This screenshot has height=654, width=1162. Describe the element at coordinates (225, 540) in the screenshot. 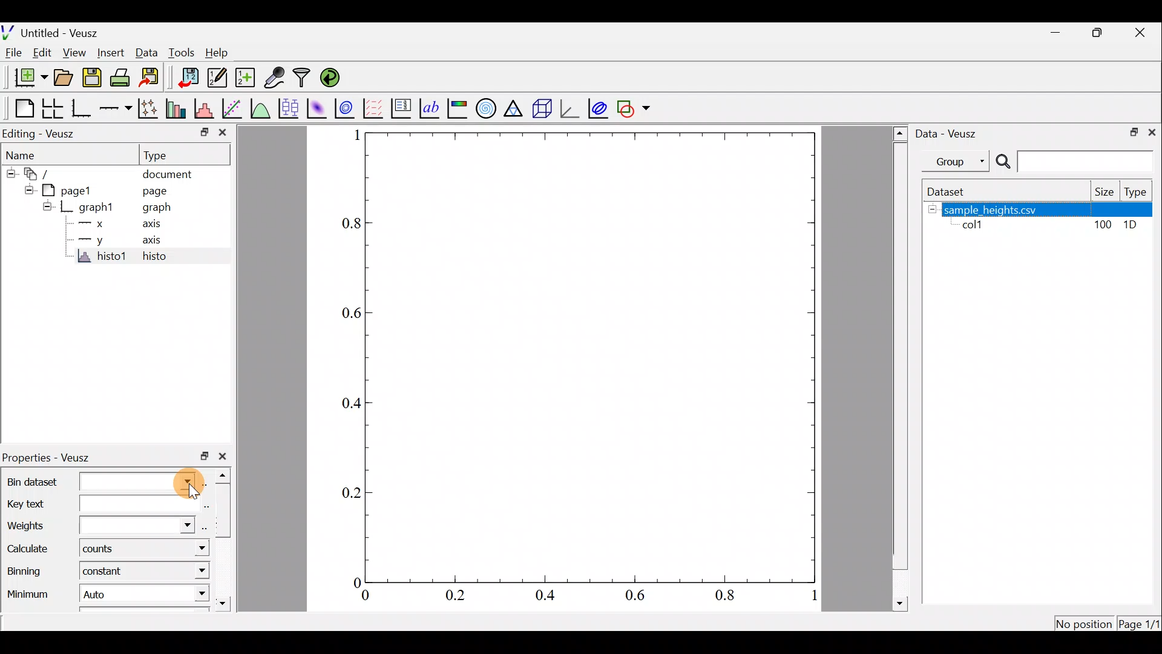

I see `scroll bar` at that location.